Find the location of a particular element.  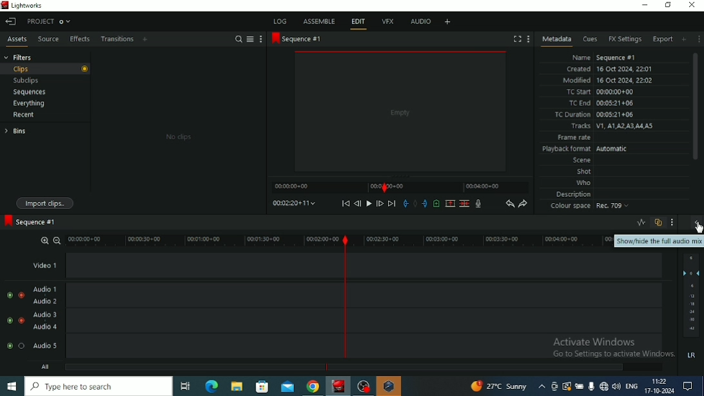

Toggle between list and tile view is located at coordinates (250, 39).